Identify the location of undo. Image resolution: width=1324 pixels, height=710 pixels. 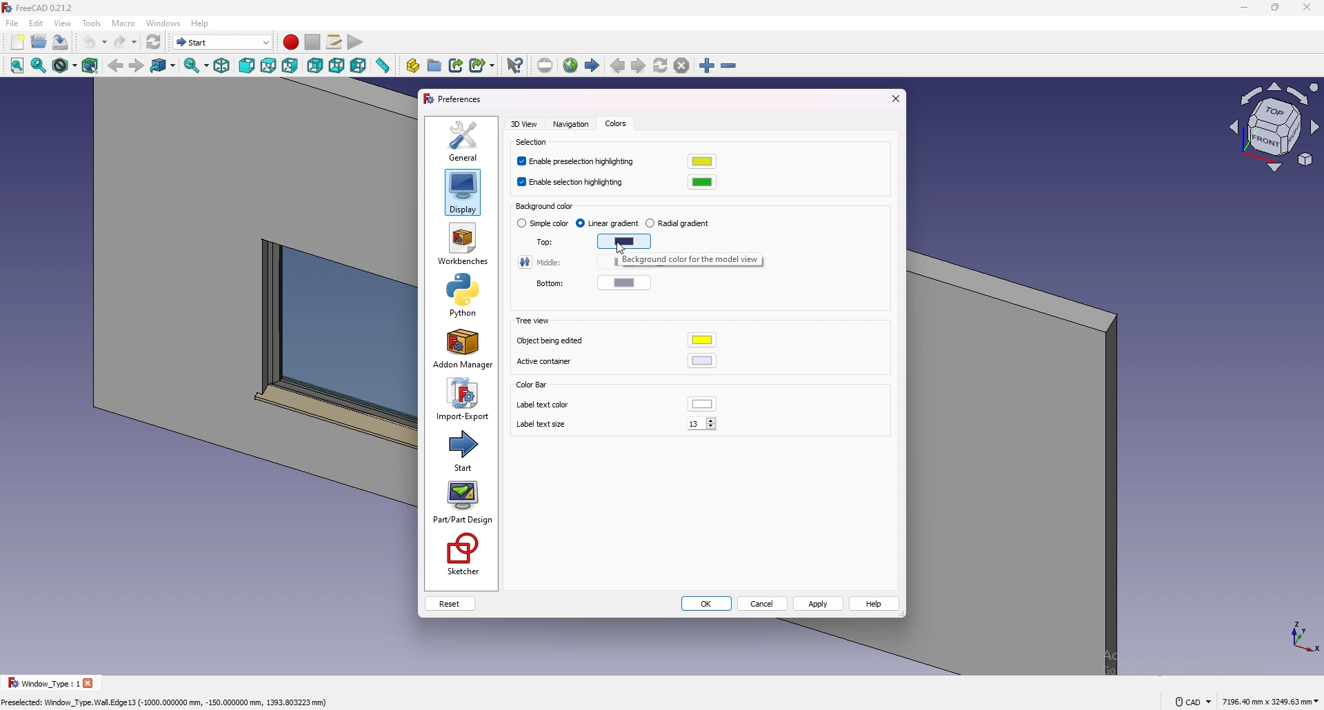
(94, 42).